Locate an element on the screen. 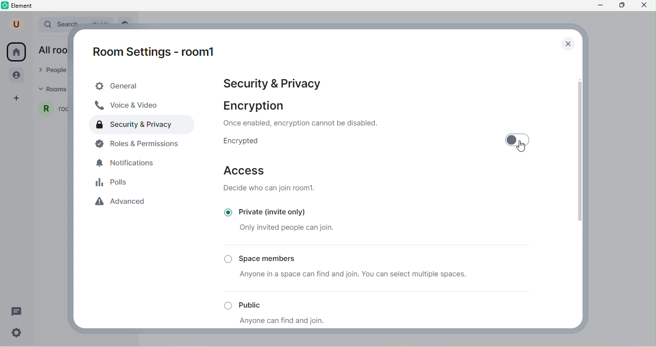  security and privacy is located at coordinates (137, 126).